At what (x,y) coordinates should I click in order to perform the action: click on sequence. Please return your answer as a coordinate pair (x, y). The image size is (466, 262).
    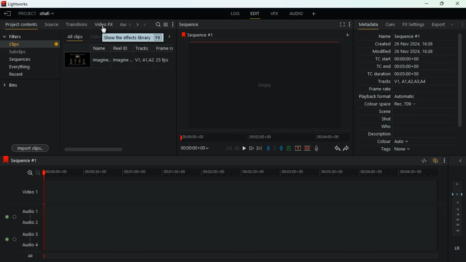
    Looking at the image, I should click on (189, 25).